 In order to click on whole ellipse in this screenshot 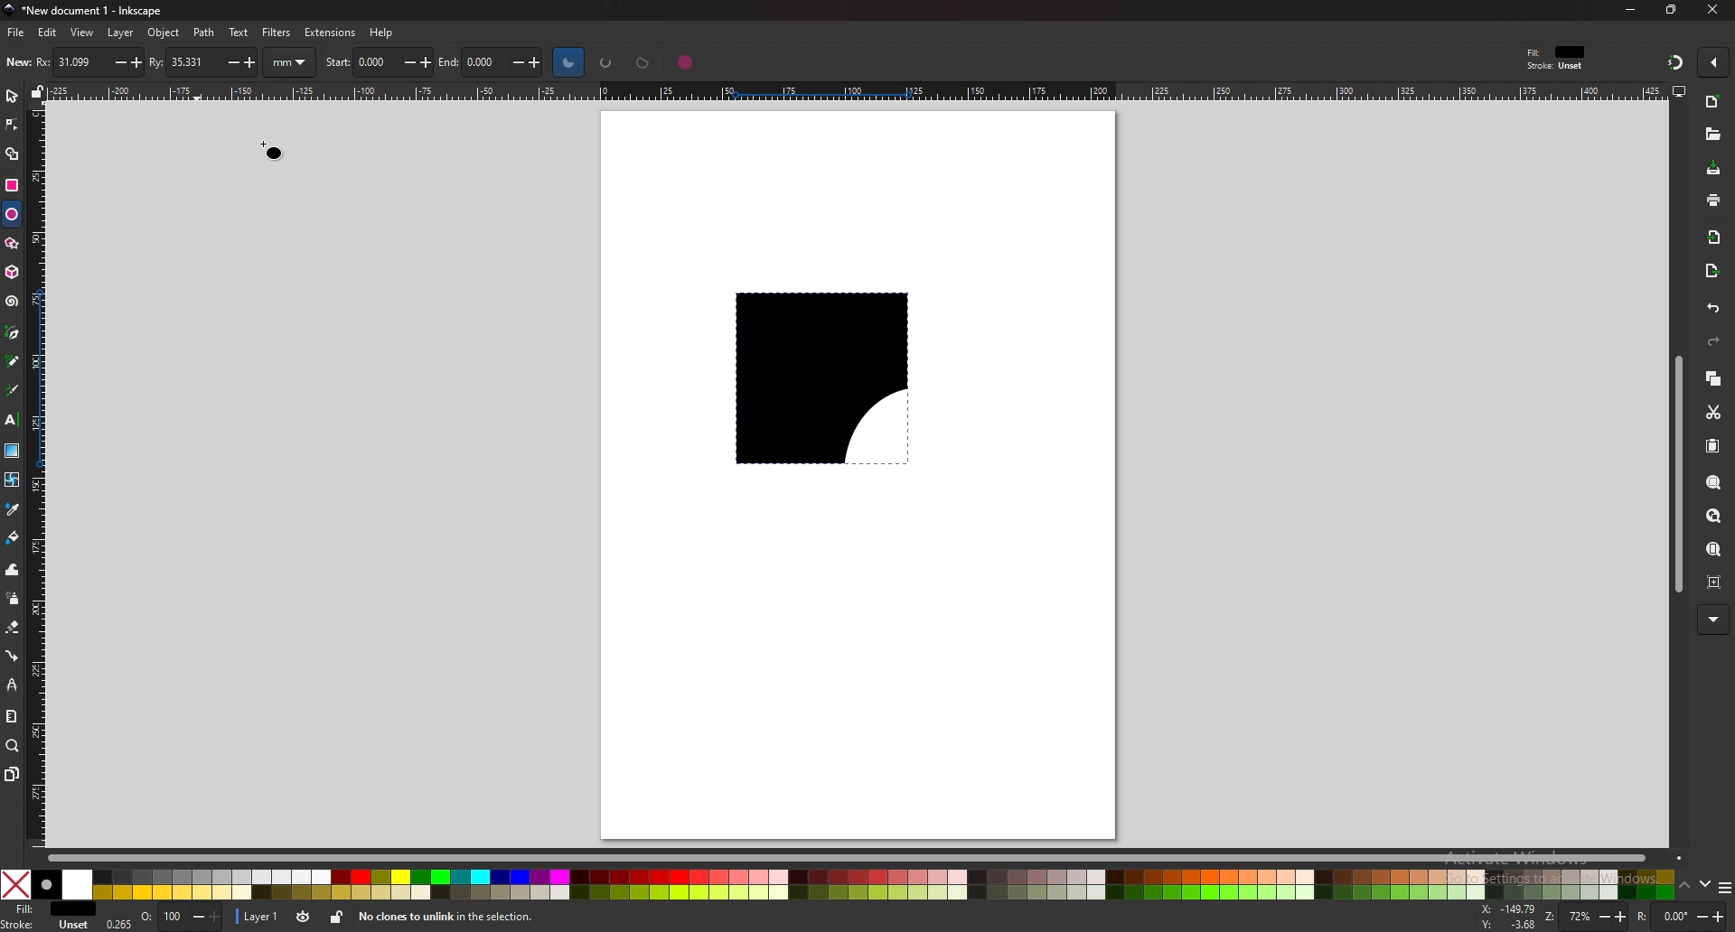, I will do `click(688, 62)`.